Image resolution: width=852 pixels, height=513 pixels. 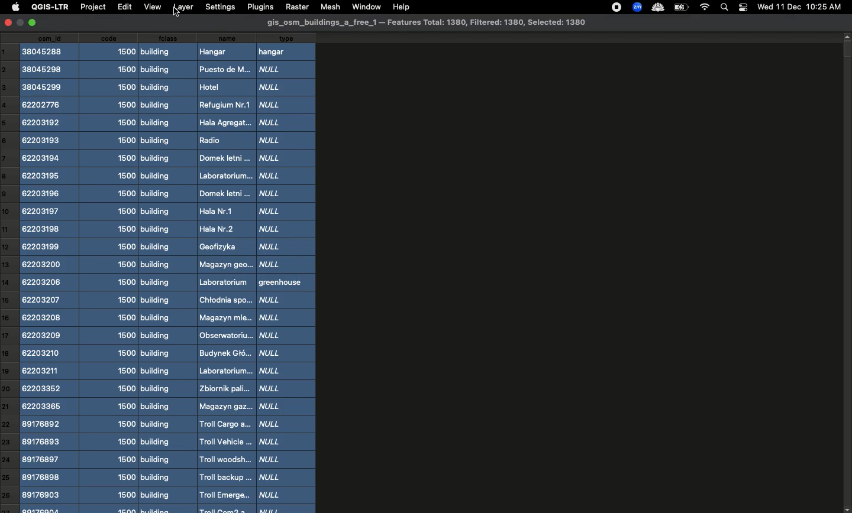 What do you see at coordinates (259, 7) in the screenshot?
I see `Plugins` at bounding box center [259, 7].